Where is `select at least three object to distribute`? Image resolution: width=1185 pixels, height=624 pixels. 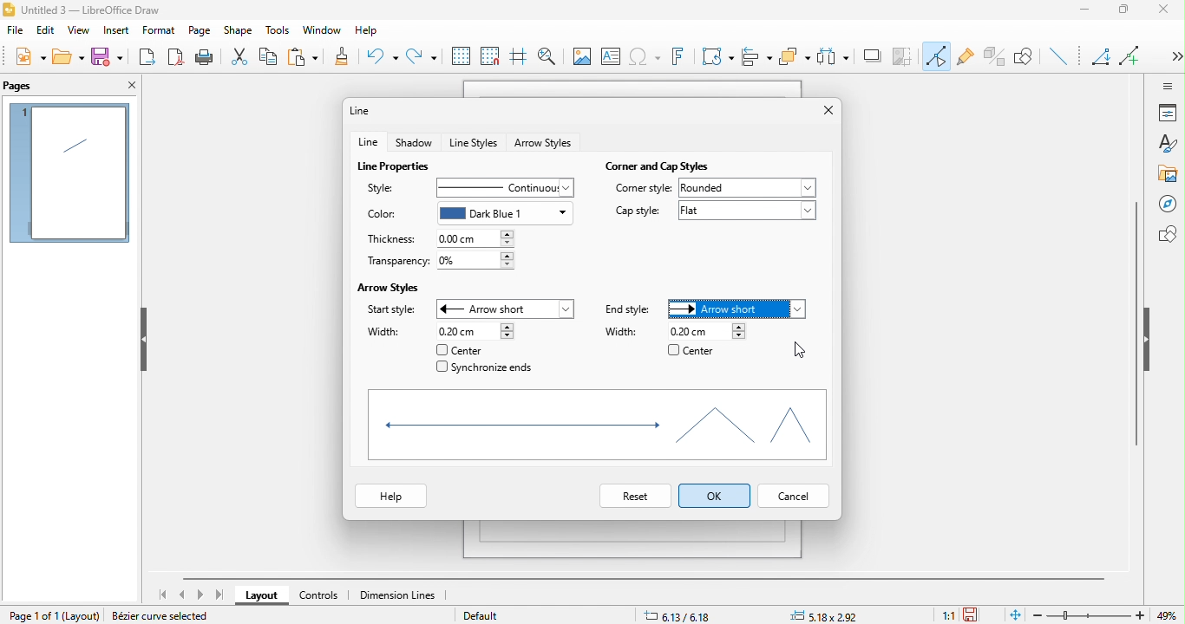 select at least three object to distribute is located at coordinates (835, 55).